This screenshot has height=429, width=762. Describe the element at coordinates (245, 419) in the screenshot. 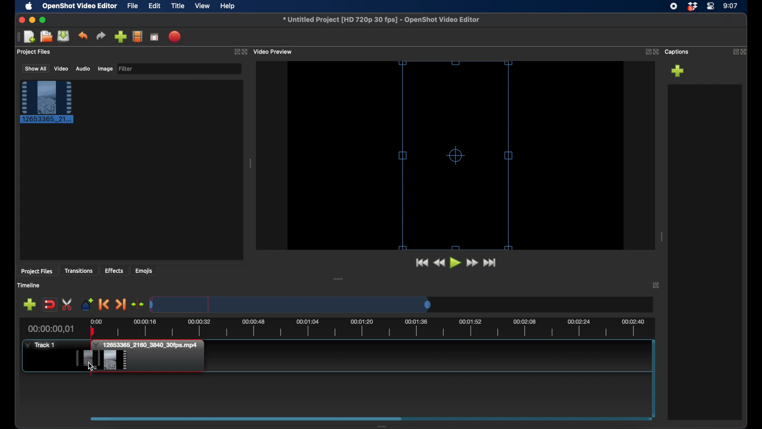

I see `scroll box` at that location.